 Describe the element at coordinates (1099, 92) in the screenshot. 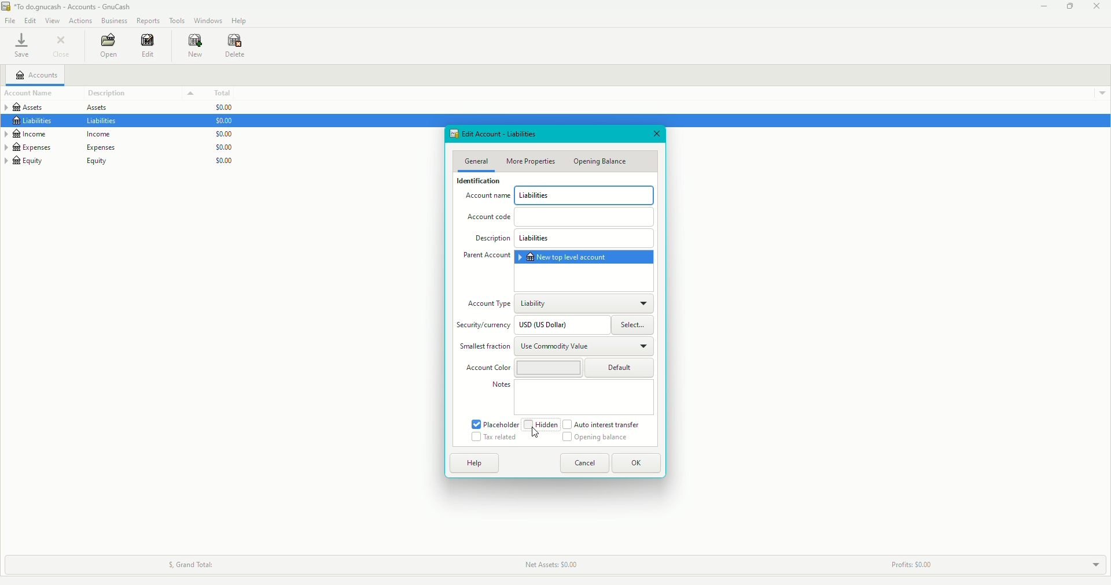

I see `Drop down` at that location.